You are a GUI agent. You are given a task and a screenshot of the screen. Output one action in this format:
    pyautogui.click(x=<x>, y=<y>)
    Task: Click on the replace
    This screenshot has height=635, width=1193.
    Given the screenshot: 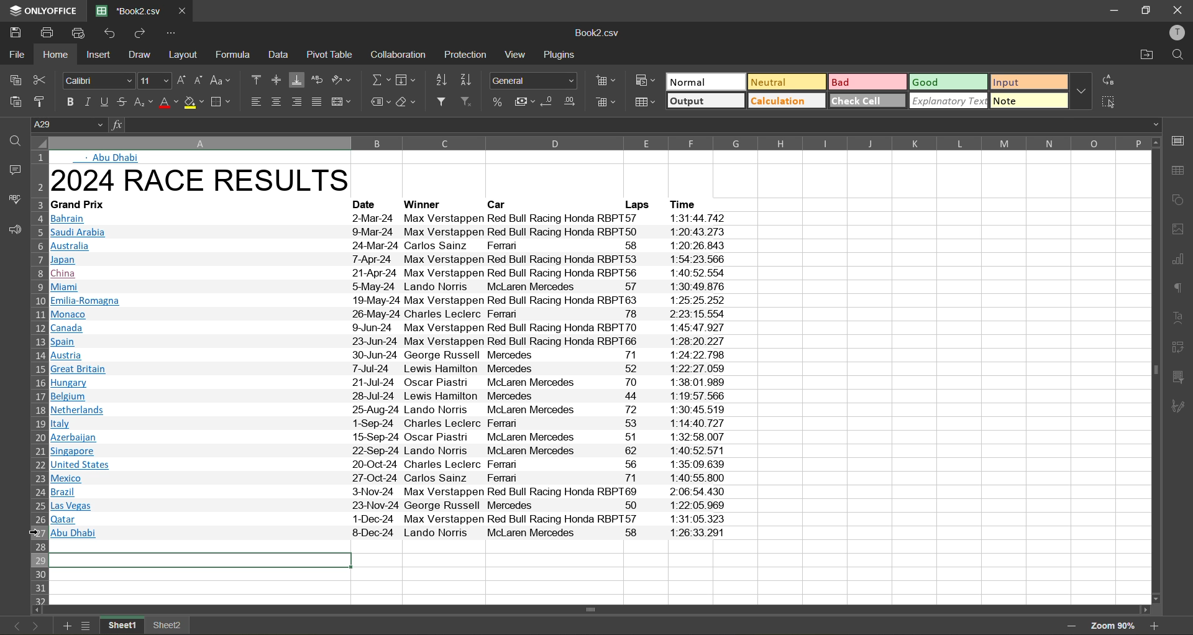 What is the action you would take?
    pyautogui.click(x=1110, y=80)
    